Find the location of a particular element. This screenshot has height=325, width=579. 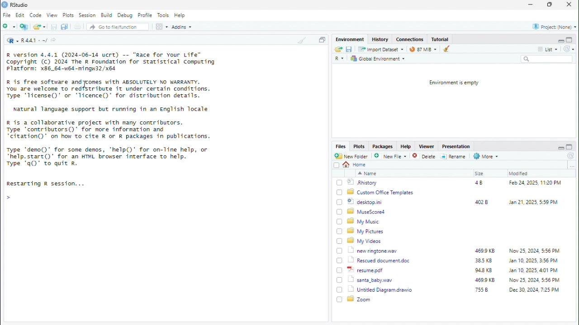

Global Environment is located at coordinates (378, 59).